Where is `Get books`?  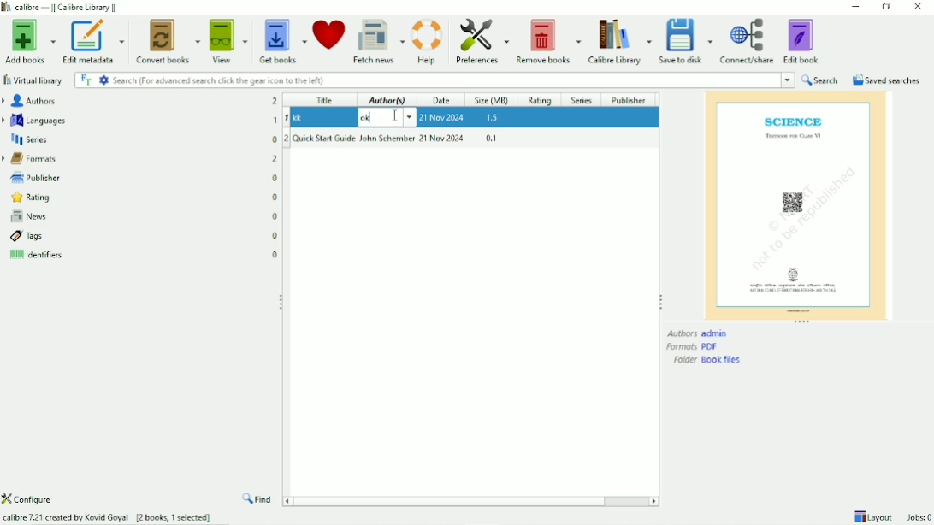 Get books is located at coordinates (281, 42).